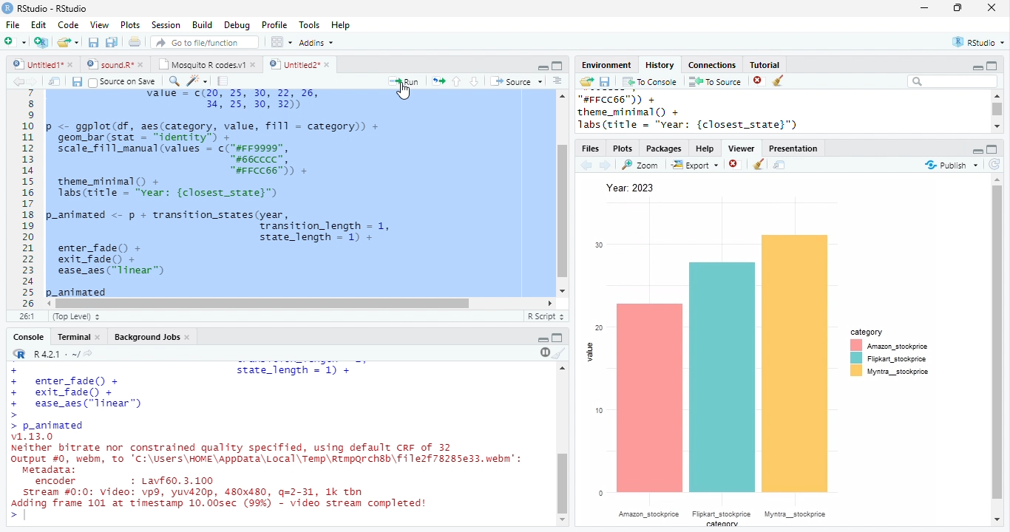 Image resolution: width=1010 pixels, height=532 pixels. I want to click on Tools, so click(309, 24).